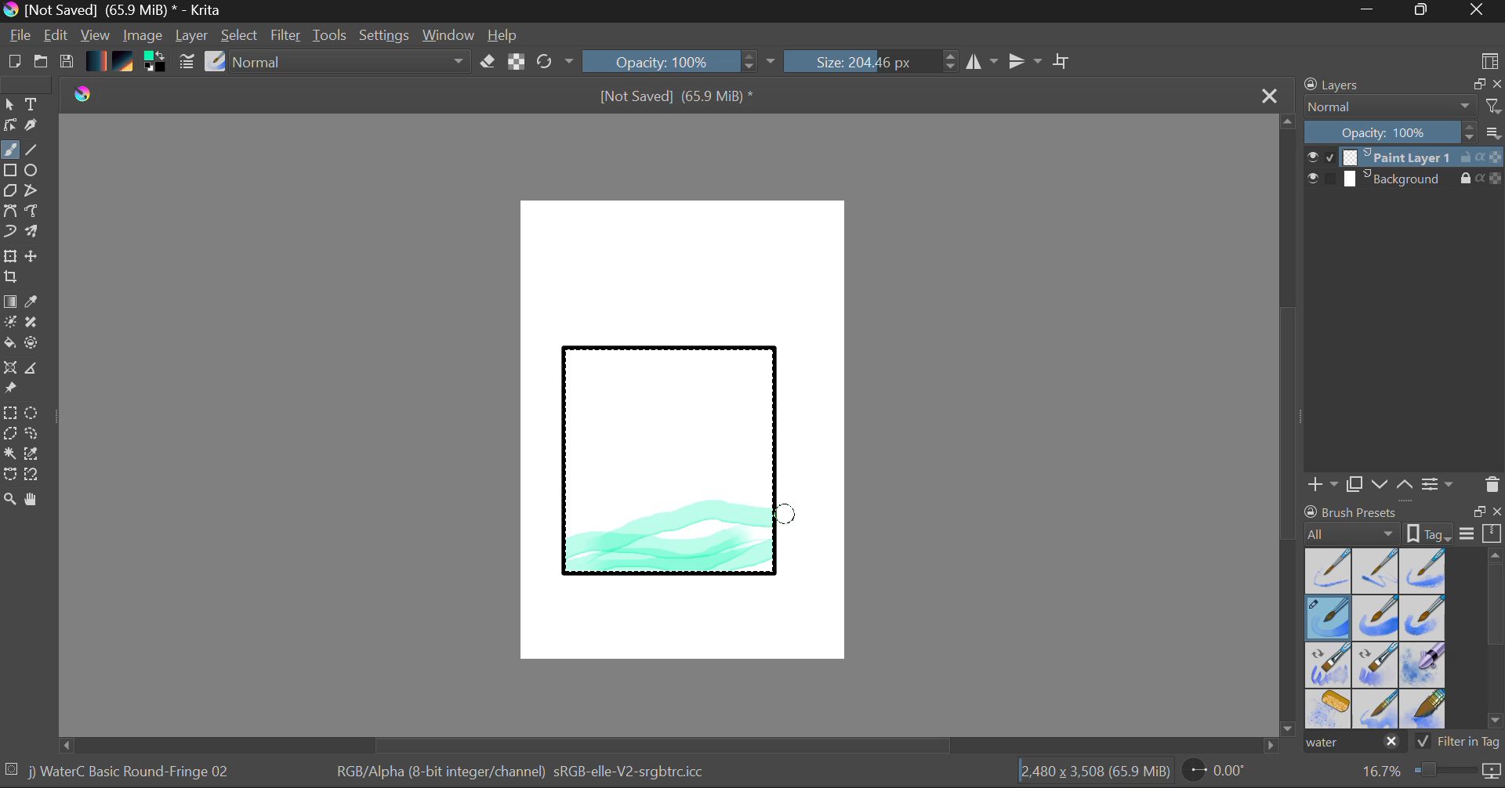 This screenshot has height=788, width=1505. I want to click on Rectangle Shape Selected, so click(671, 476).